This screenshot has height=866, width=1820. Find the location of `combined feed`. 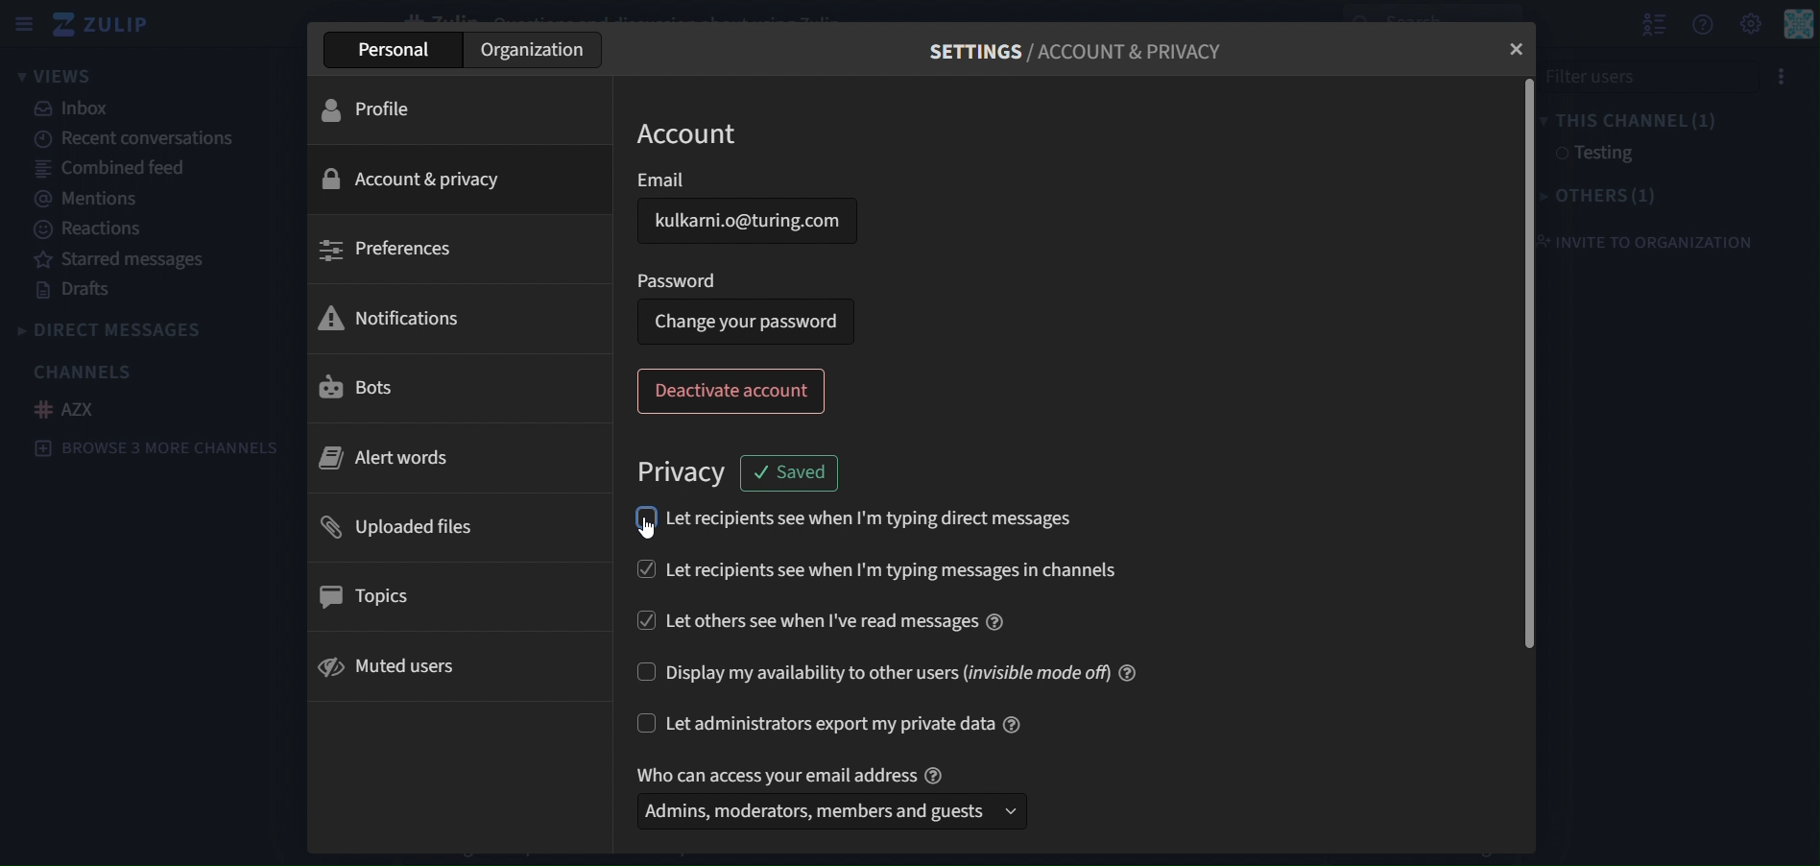

combined feed is located at coordinates (112, 169).